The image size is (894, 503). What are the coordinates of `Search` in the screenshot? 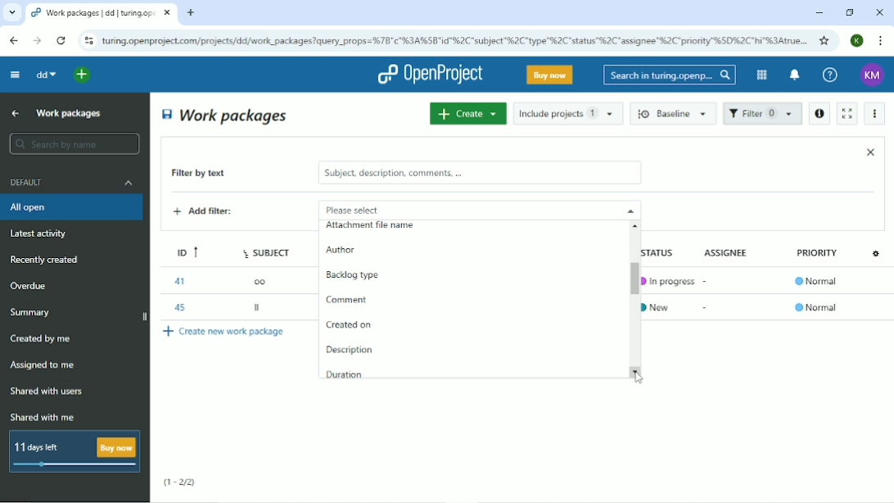 It's located at (670, 75).